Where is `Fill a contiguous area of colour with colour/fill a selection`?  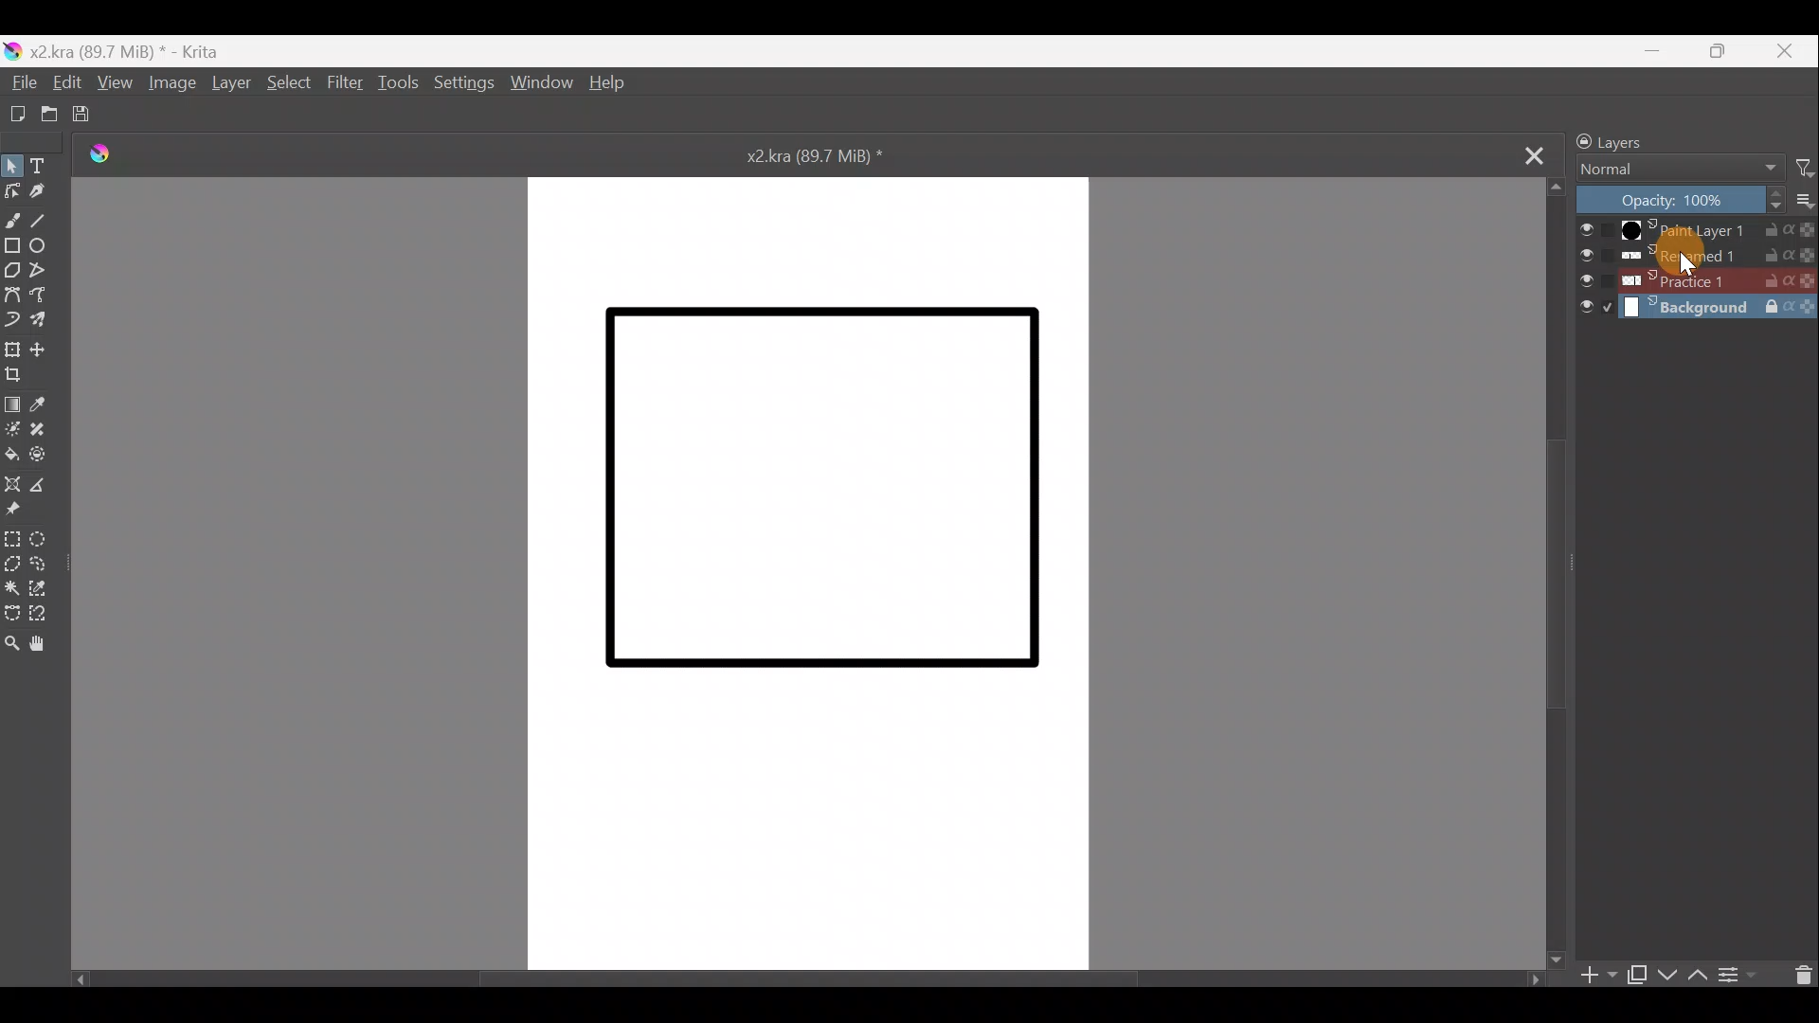 Fill a contiguous area of colour with colour/fill a selection is located at coordinates (13, 455).